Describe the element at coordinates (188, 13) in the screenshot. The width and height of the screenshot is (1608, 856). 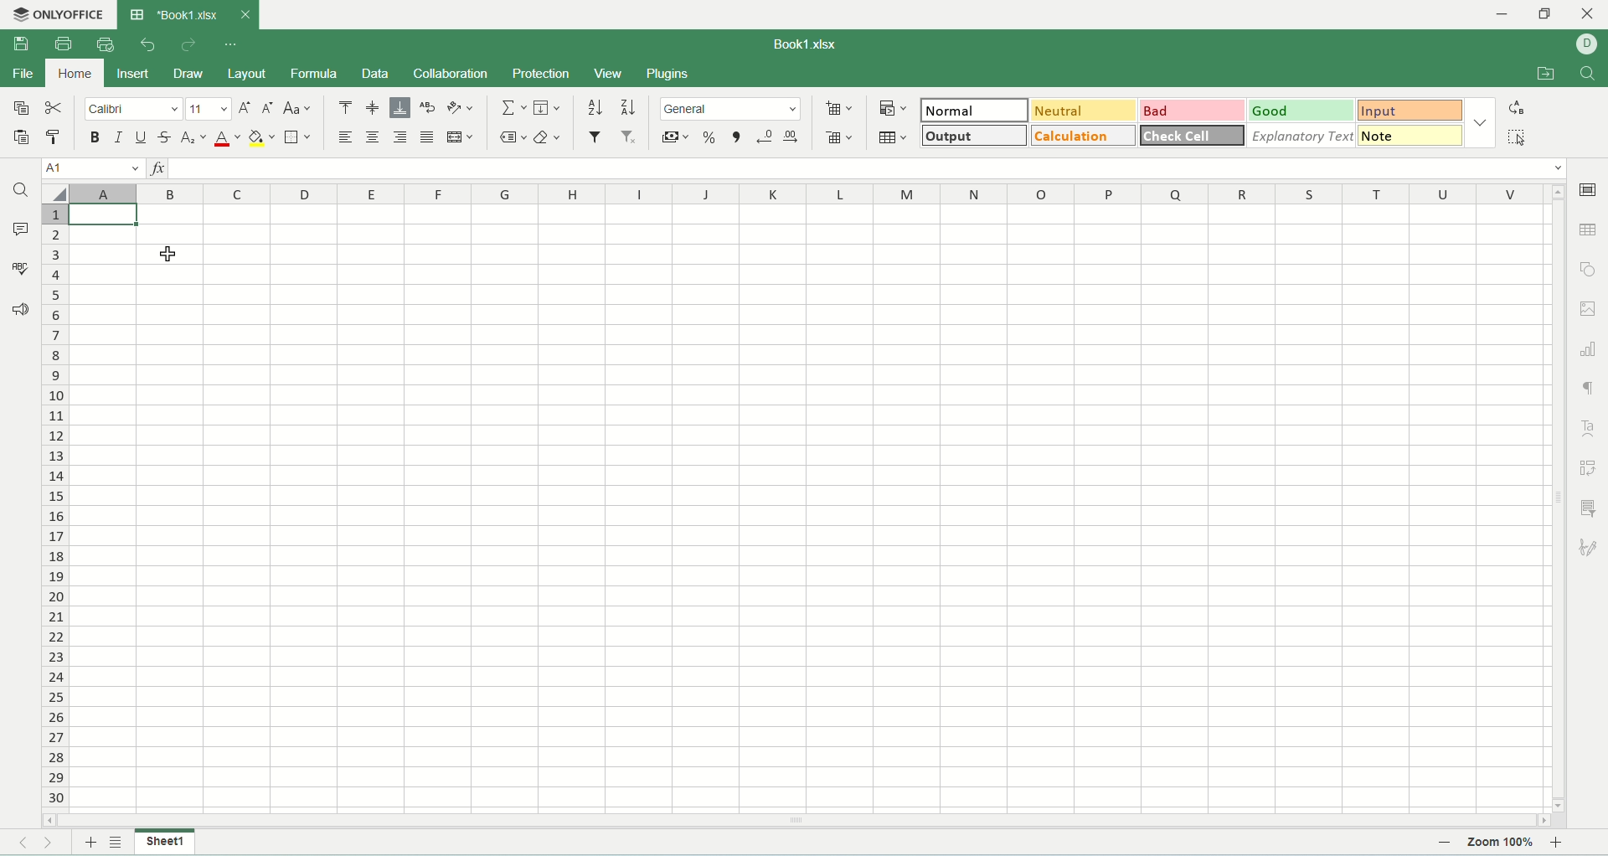
I see `*Book1.xlsx` at that location.